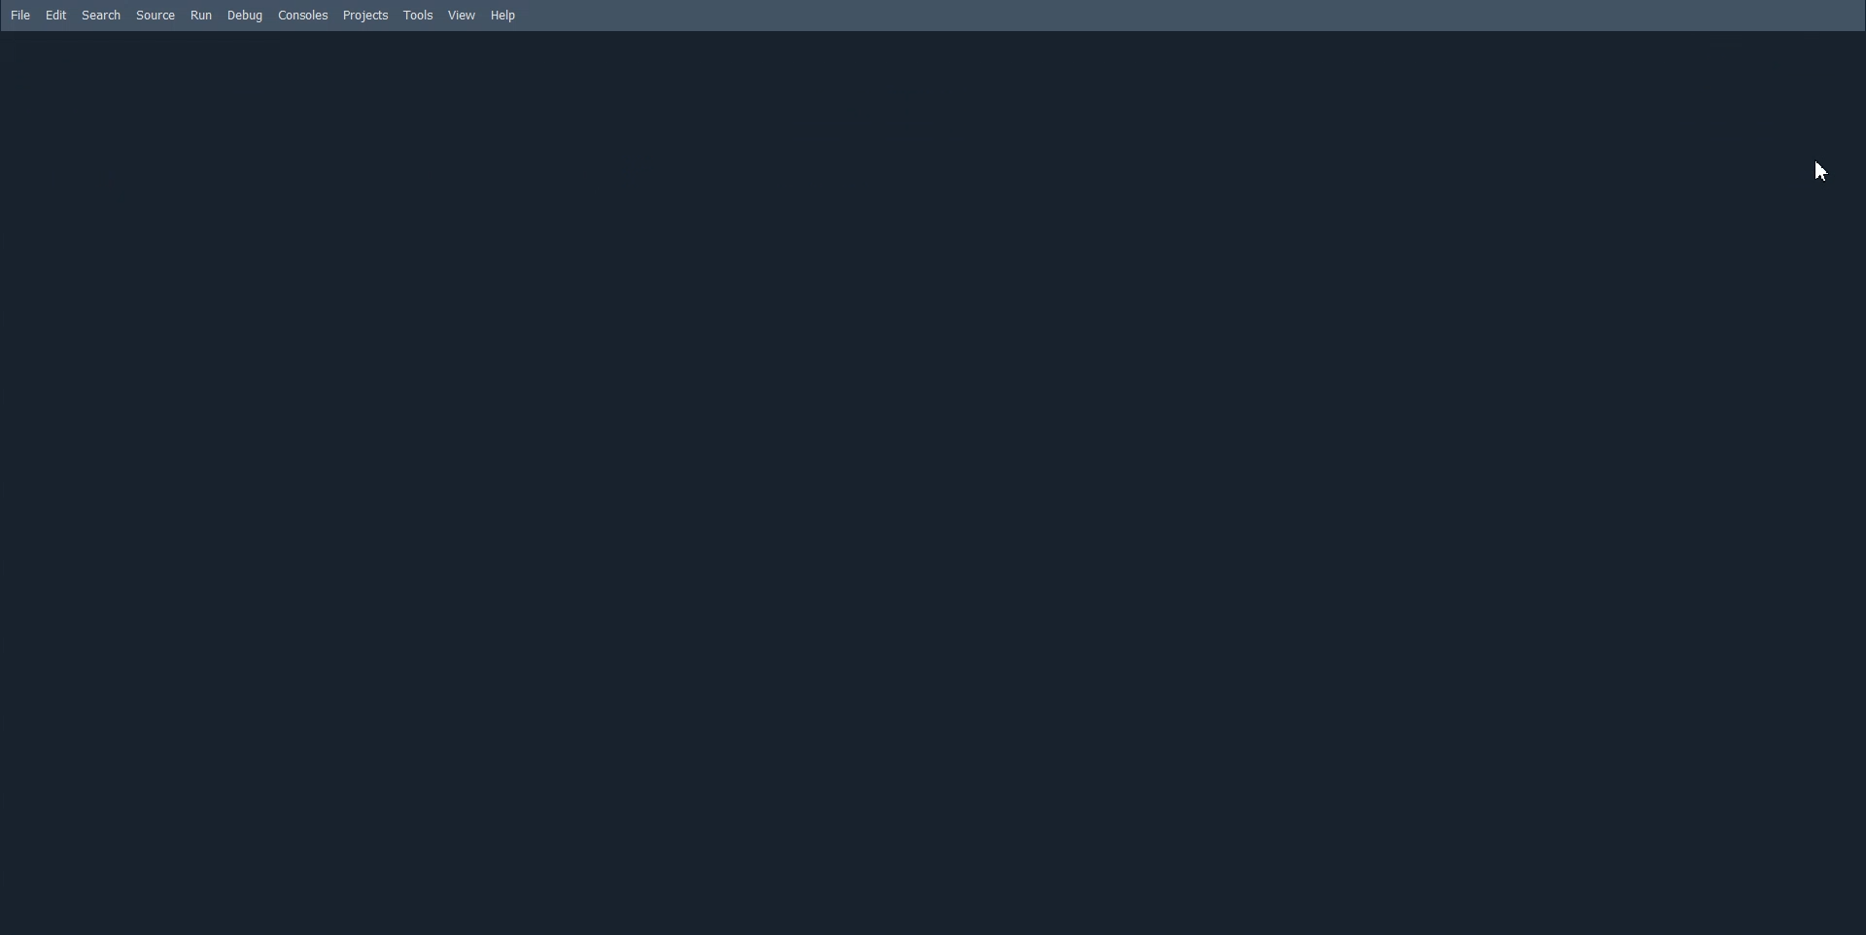  I want to click on Default Start Pane, so click(933, 483).